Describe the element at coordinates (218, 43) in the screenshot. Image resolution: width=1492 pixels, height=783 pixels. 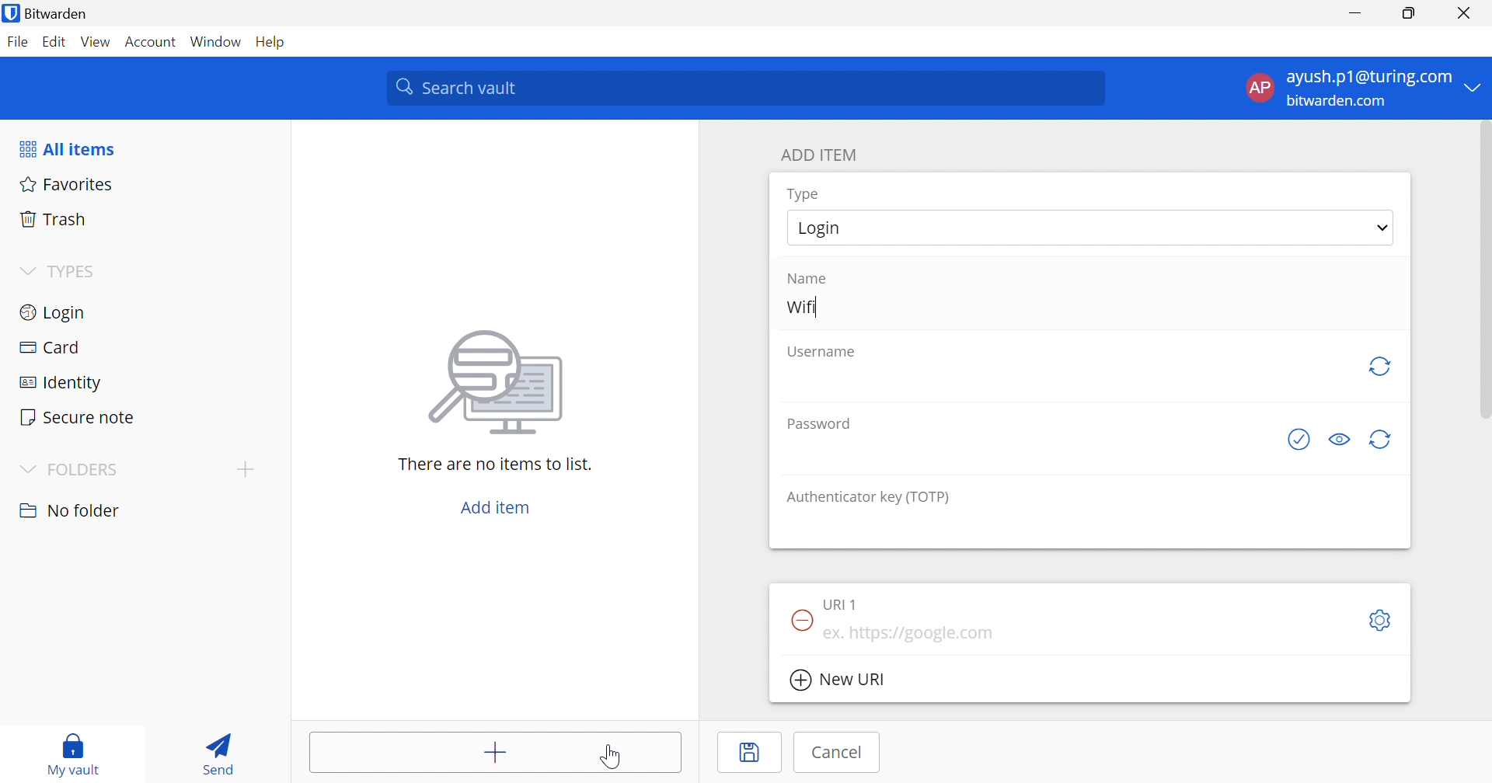
I see `Window` at that location.